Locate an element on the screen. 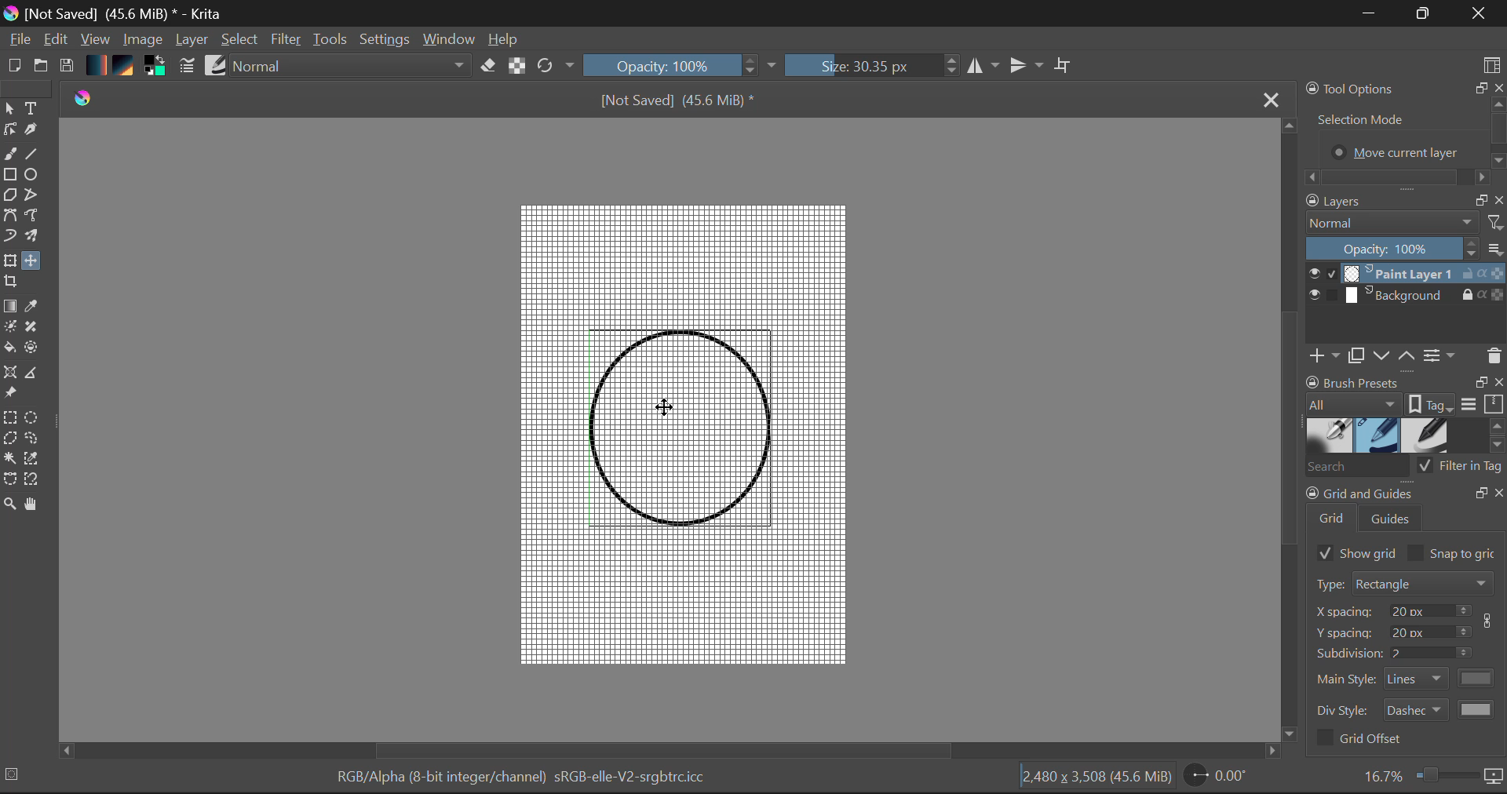  Grid and Guides Docker is located at coordinates (1407, 661).